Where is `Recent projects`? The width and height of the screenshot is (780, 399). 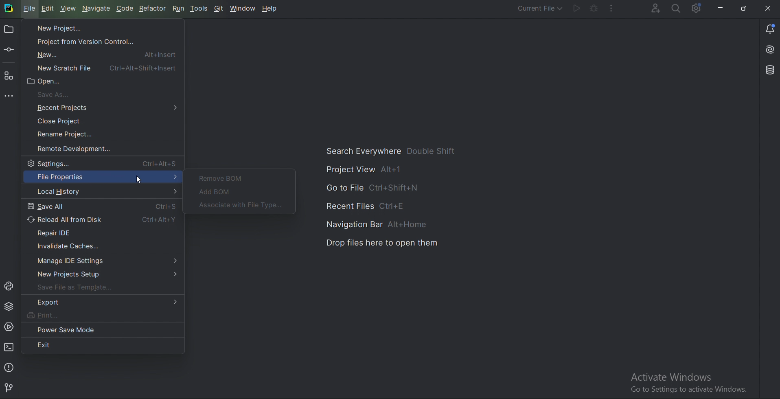
Recent projects is located at coordinates (107, 107).